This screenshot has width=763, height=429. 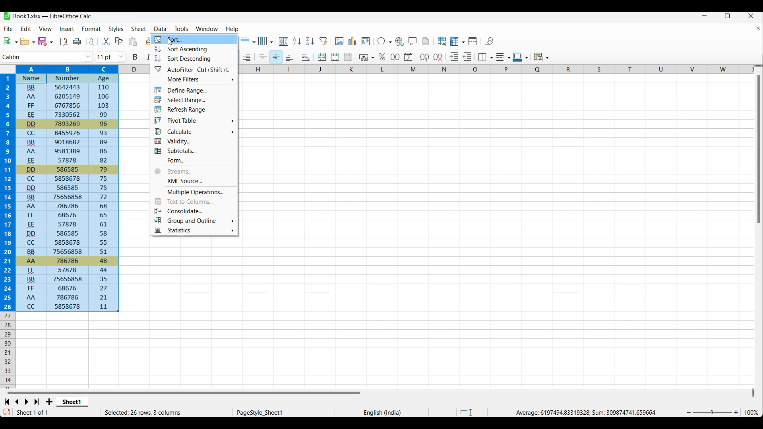 What do you see at coordinates (194, 120) in the screenshot?
I see `Pivot table options` at bounding box center [194, 120].